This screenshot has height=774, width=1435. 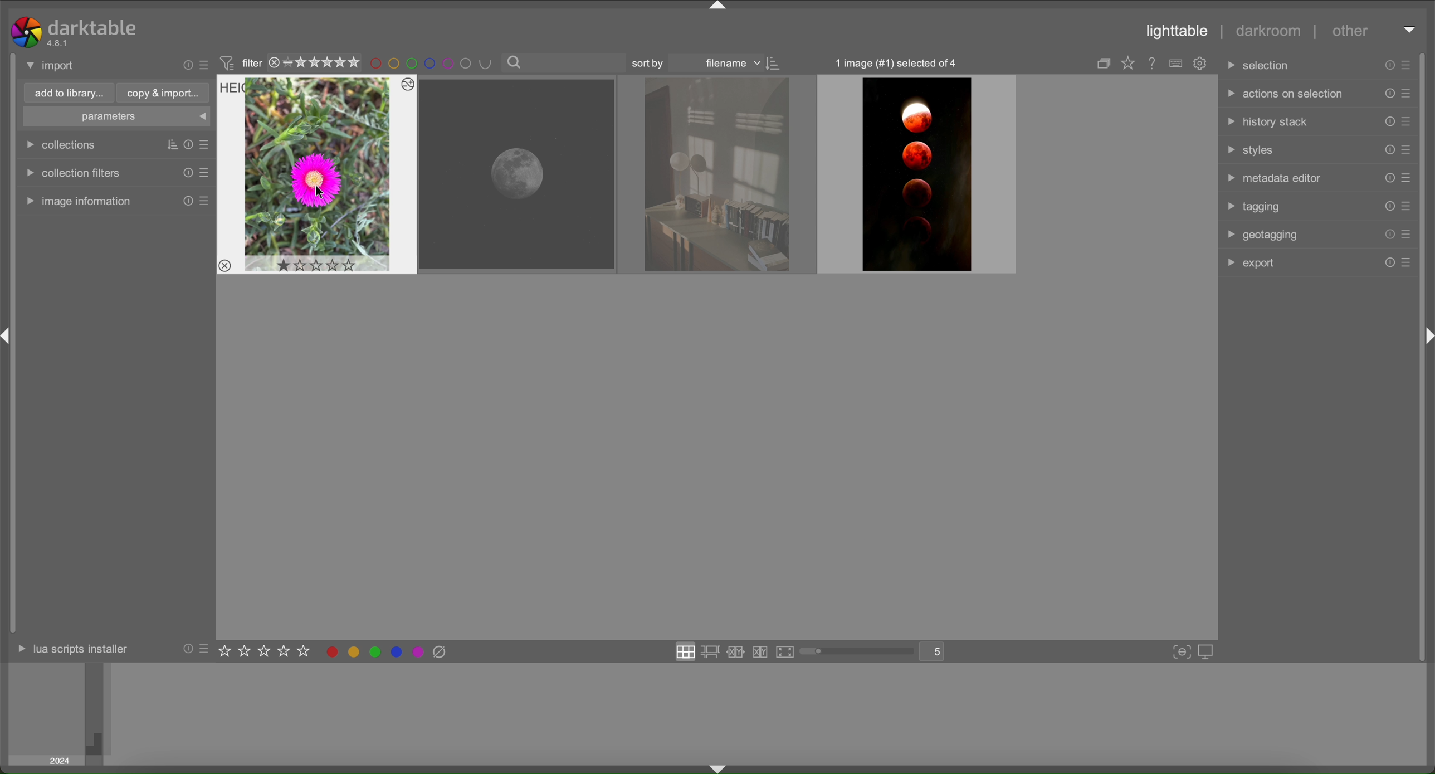 I want to click on define shortcuts, so click(x=1176, y=64).